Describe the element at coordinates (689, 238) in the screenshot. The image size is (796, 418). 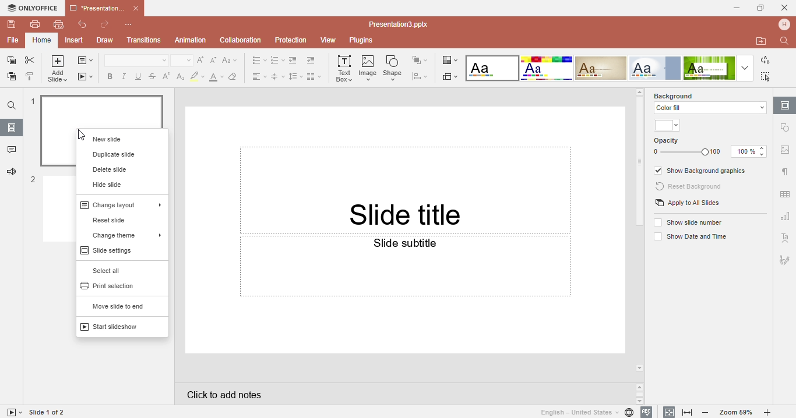
I see `Show date and time` at that location.